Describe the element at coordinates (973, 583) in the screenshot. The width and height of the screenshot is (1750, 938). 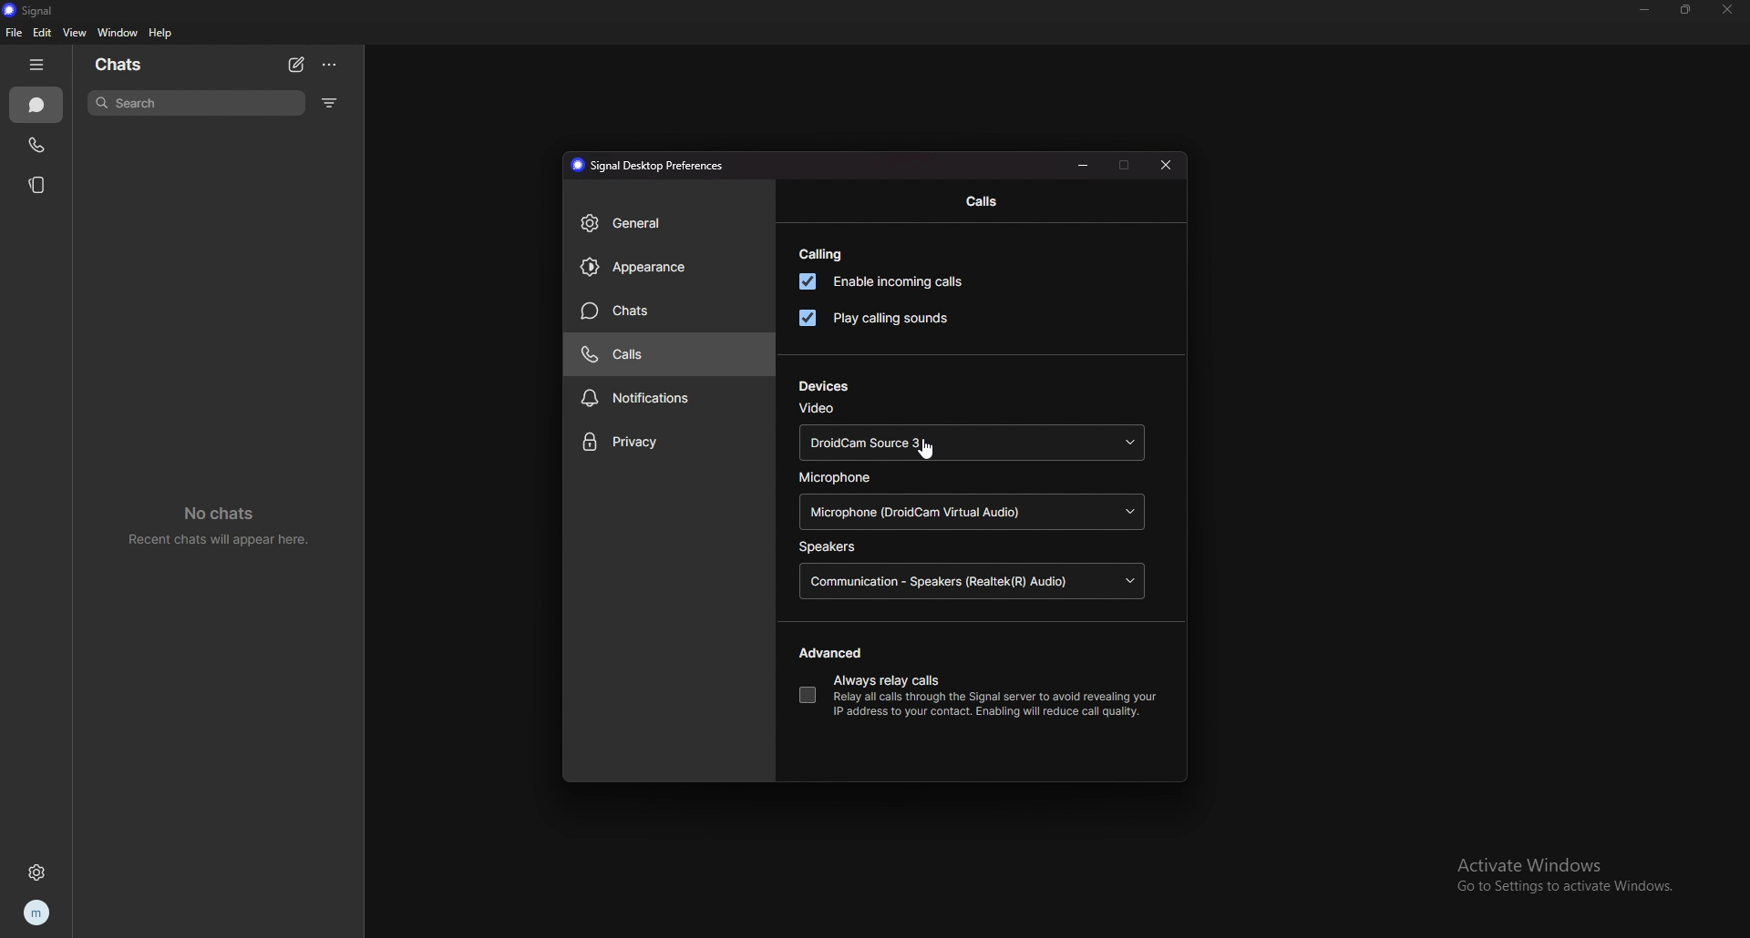
I see `speaker source` at that location.